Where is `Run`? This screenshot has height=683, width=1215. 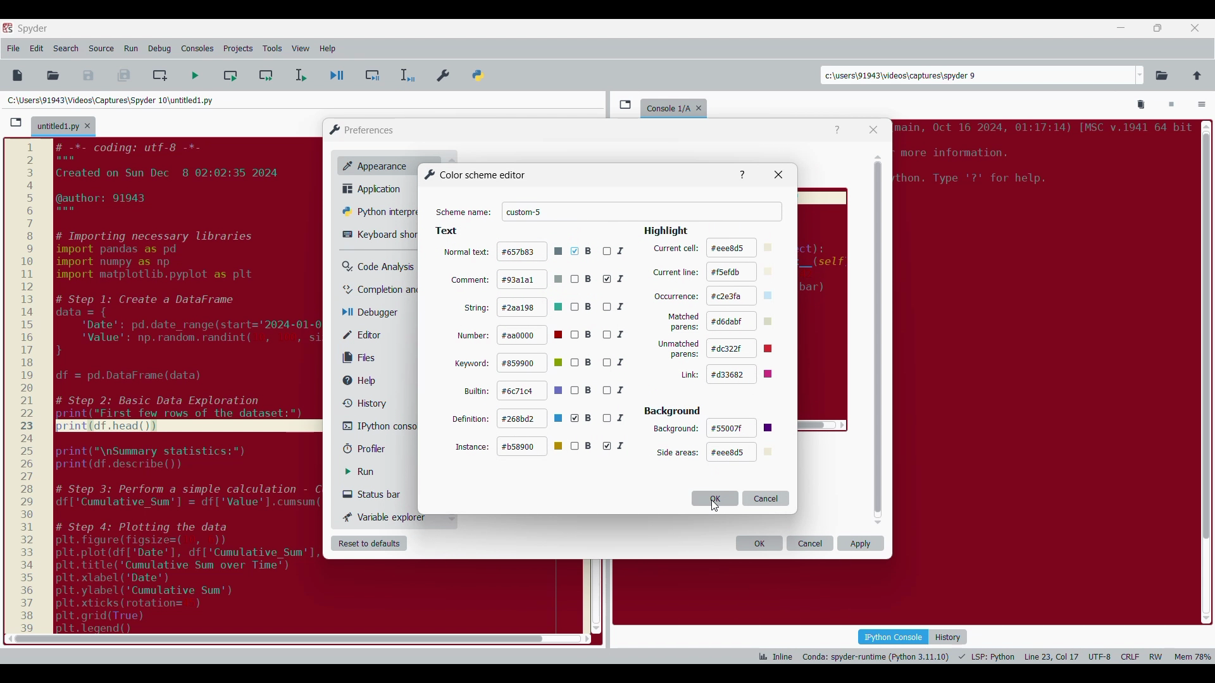 Run is located at coordinates (369, 472).